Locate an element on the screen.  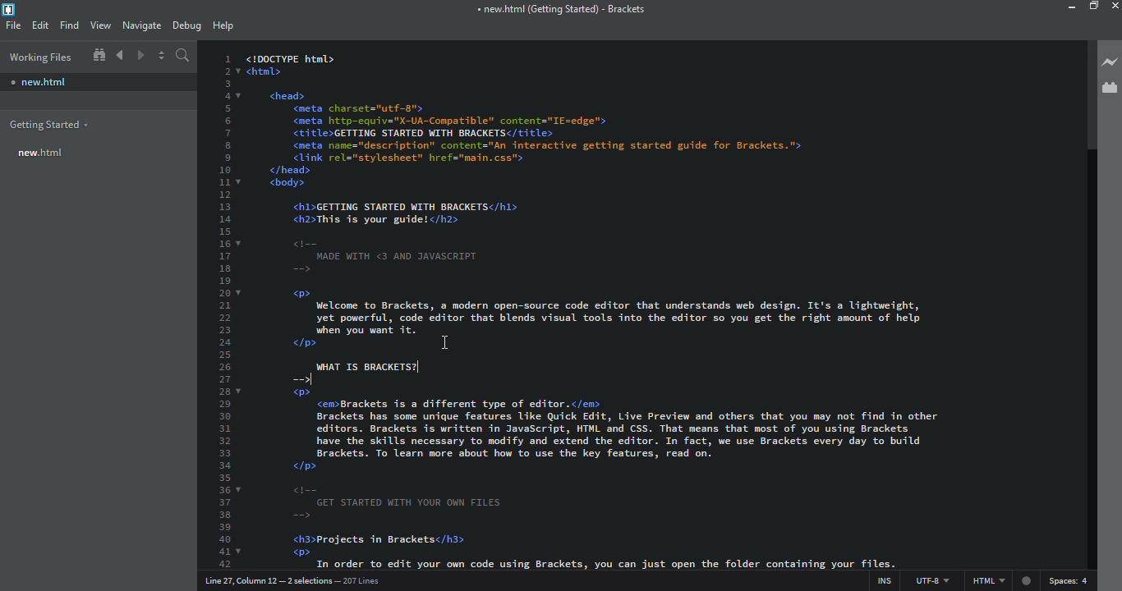
ins is located at coordinates (883, 579).